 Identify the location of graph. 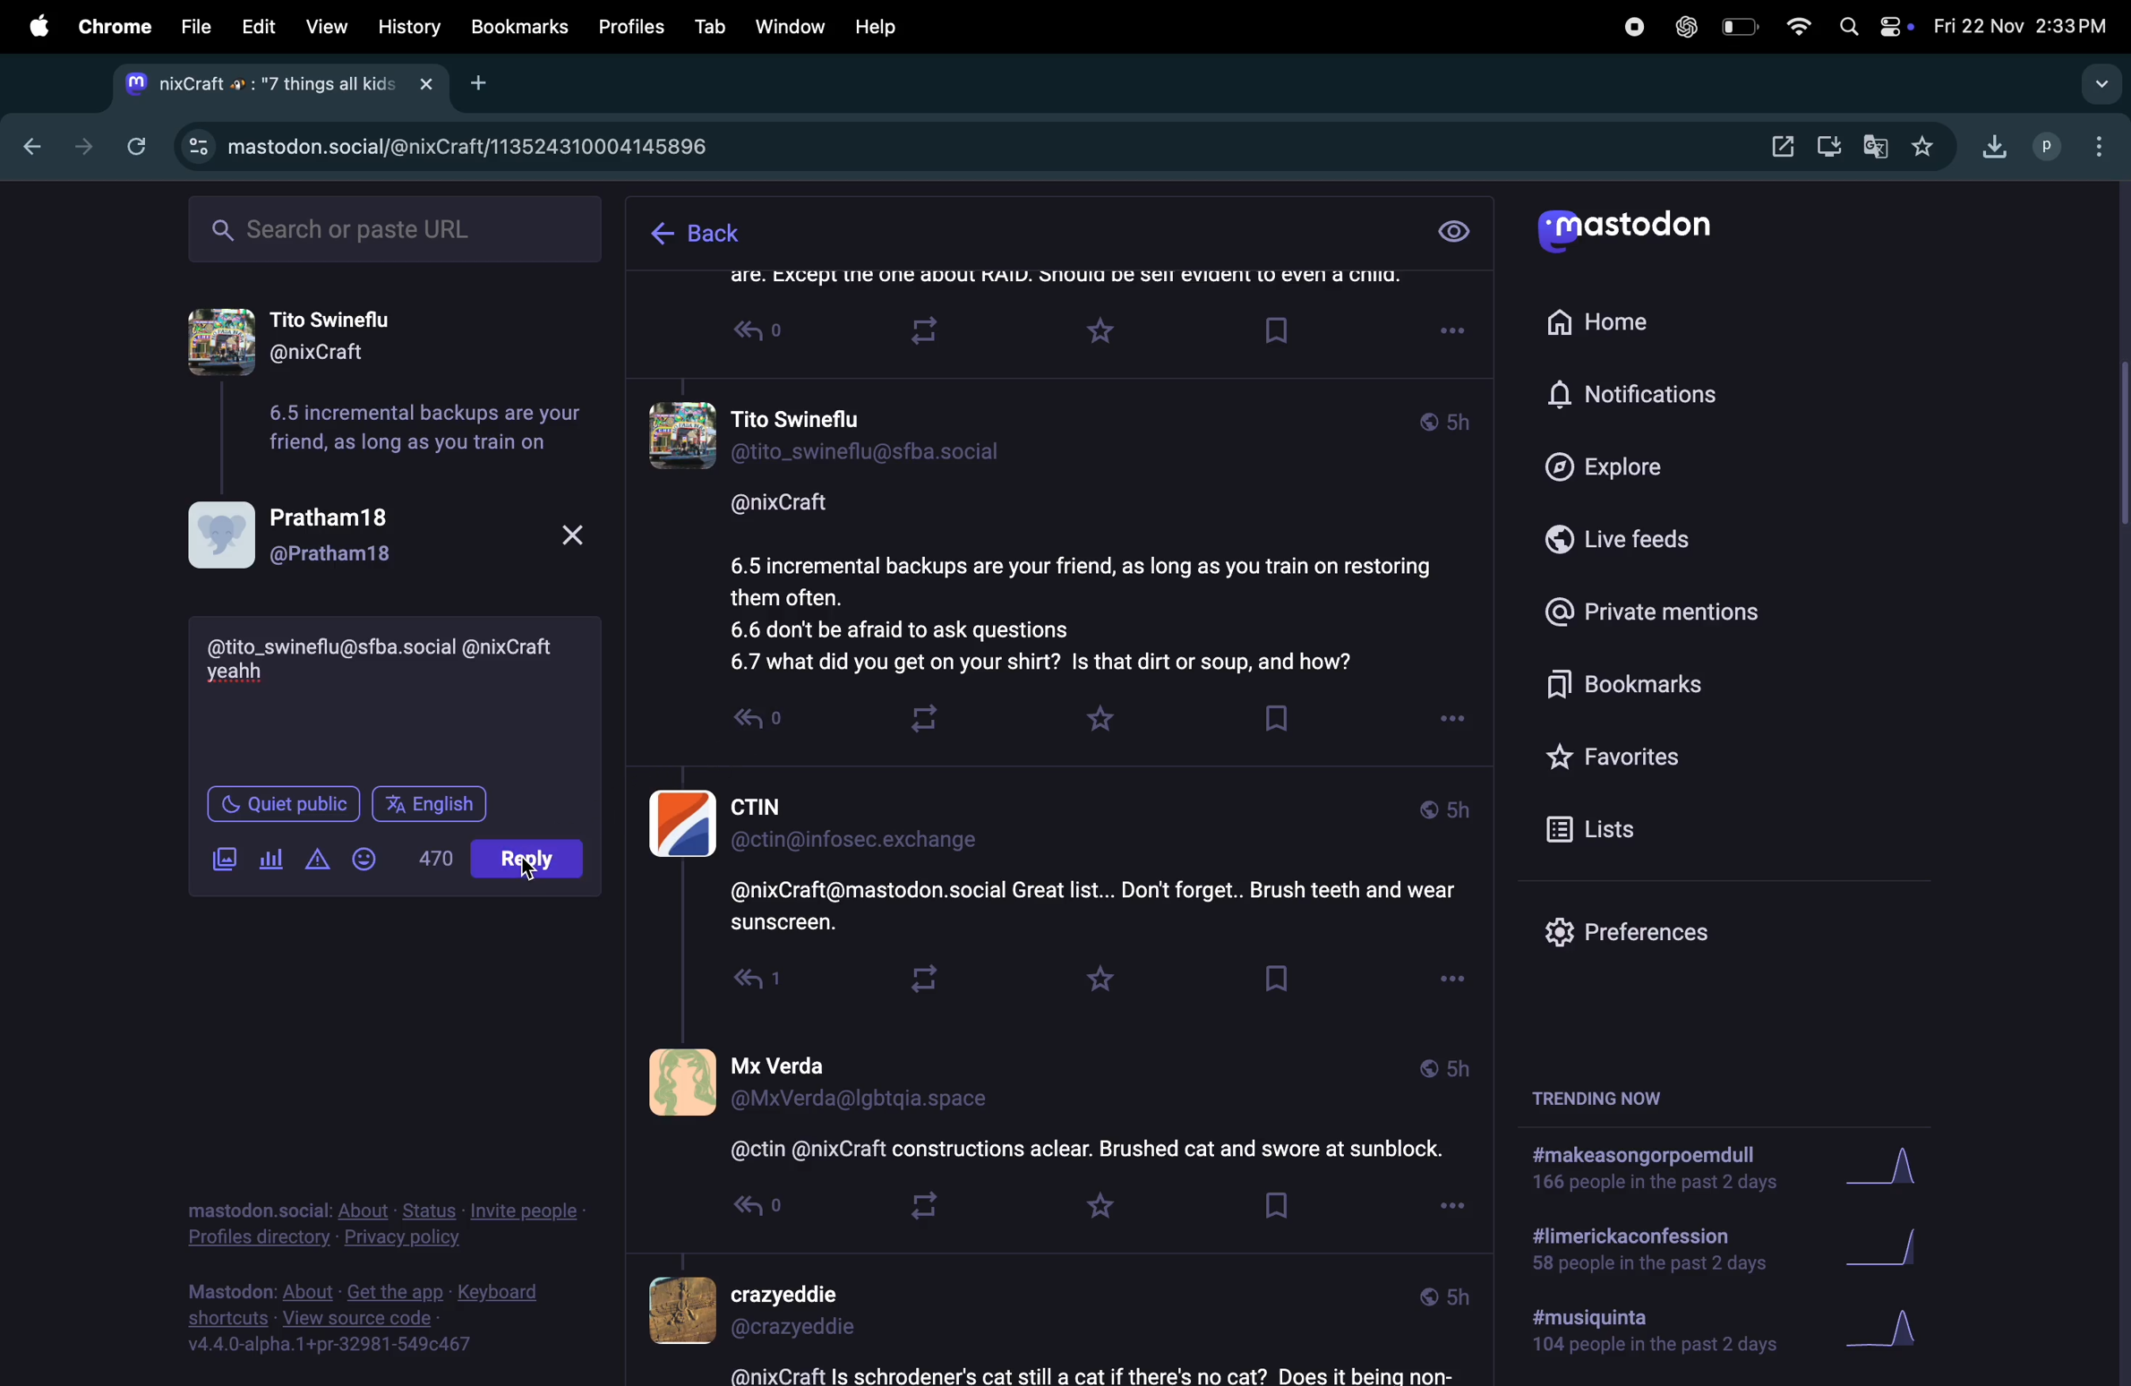
(1898, 1244).